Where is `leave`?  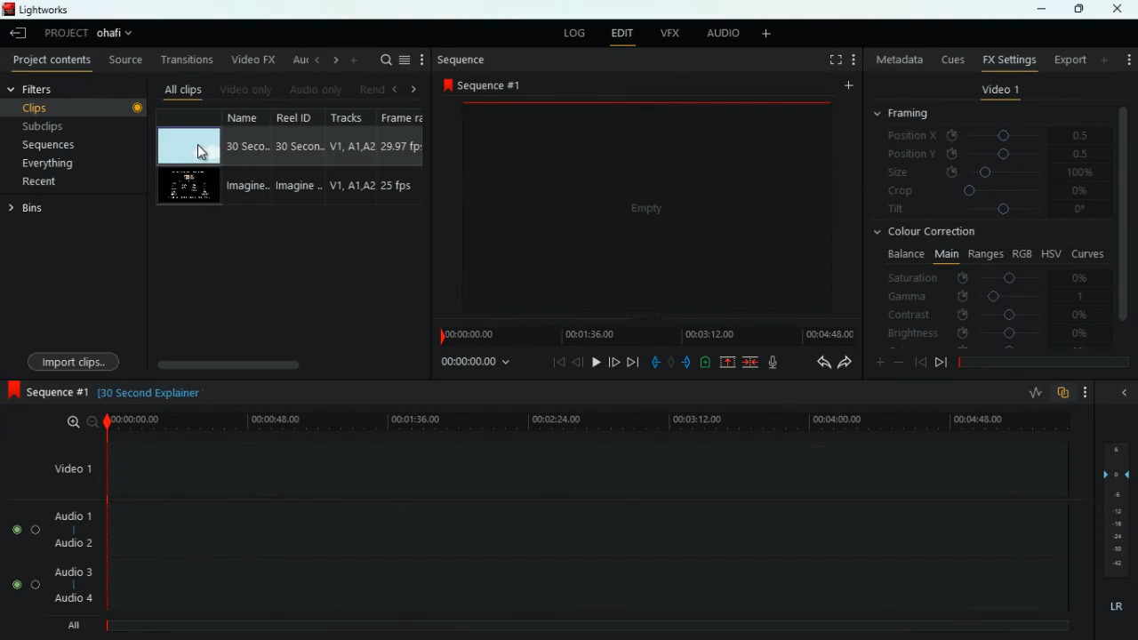
leave is located at coordinates (20, 32).